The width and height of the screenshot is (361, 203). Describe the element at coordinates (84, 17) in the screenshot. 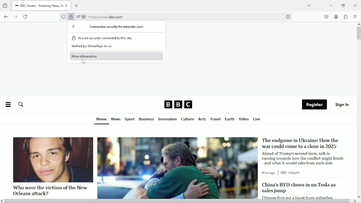

I see `autoplay is turned off` at that location.